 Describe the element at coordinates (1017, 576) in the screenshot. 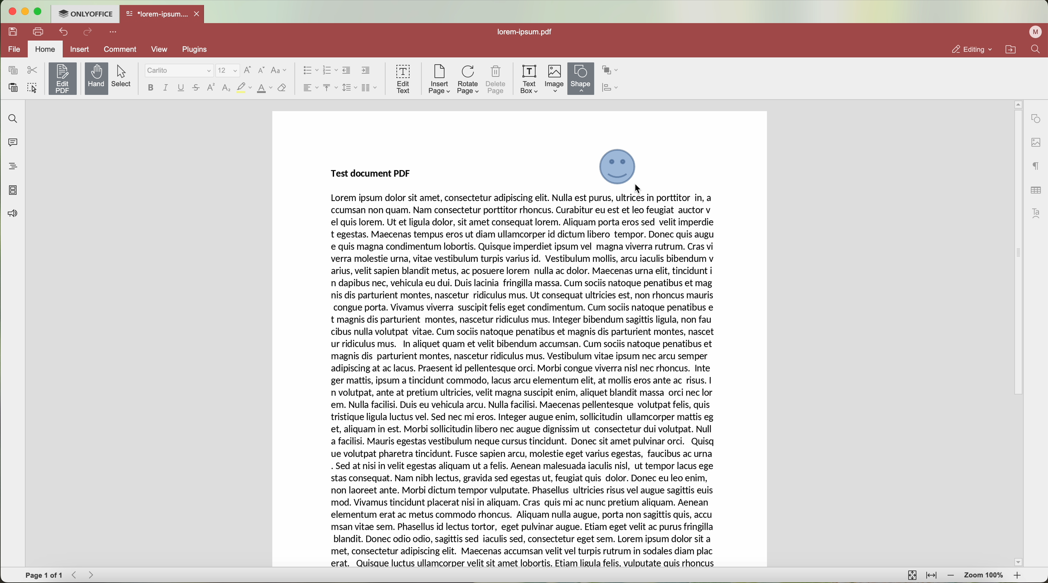

I see `zoom in` at that location.